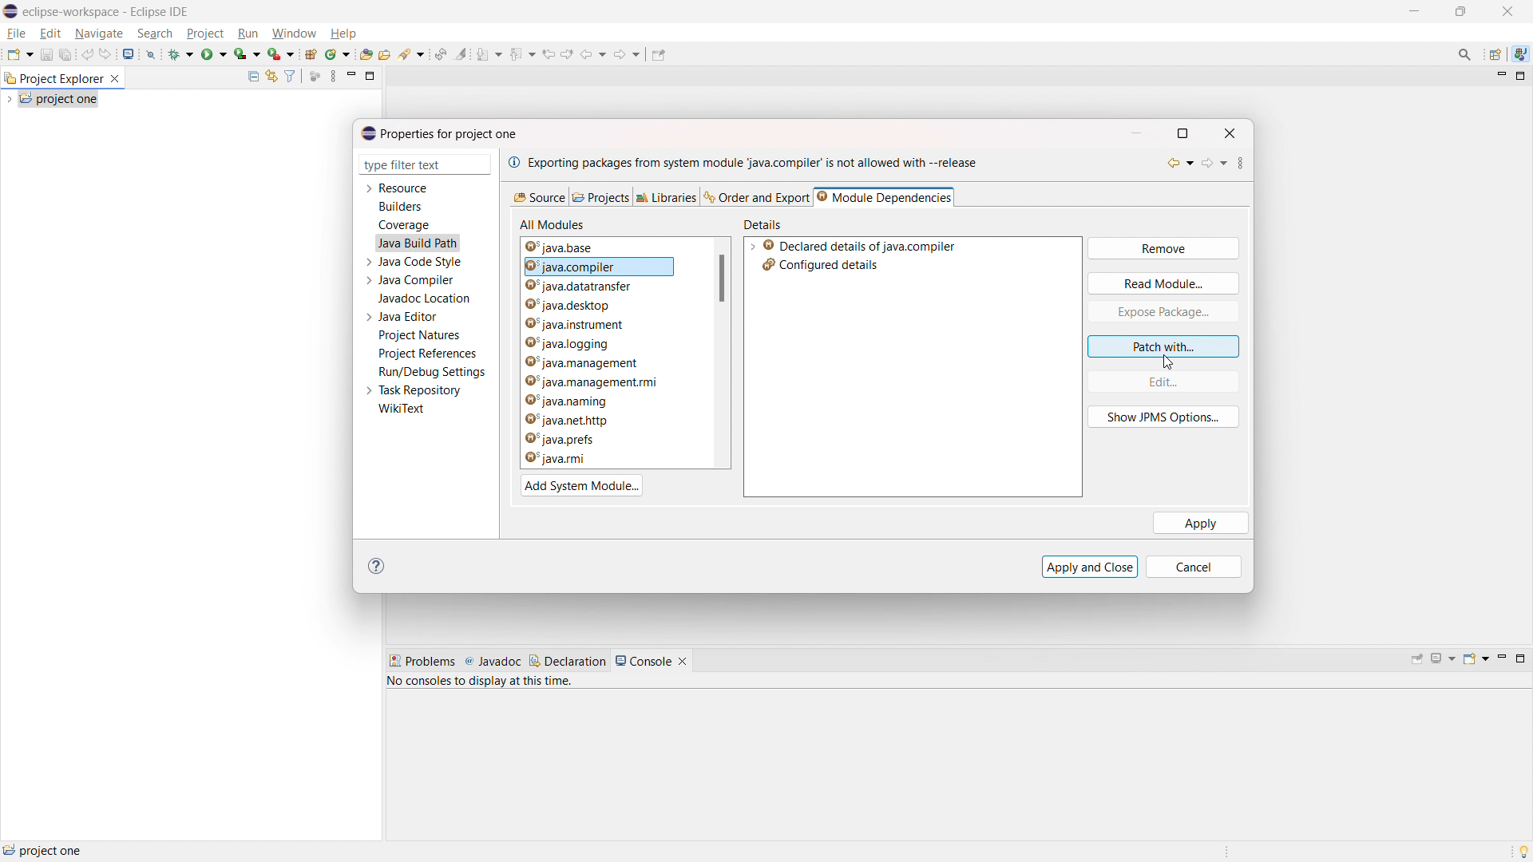 The width and height of the screenshot is (1533, 862). What do you see at coordinates (338, 54) in the screenshot?
I see `new java class` at bounding box center [338, 54].